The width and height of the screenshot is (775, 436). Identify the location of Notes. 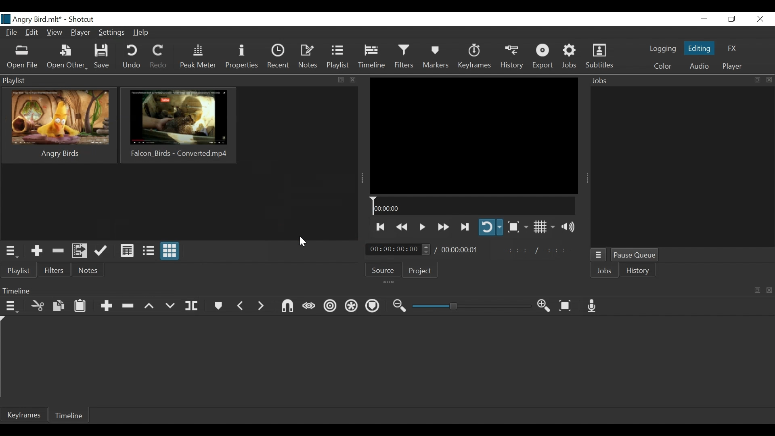
(87, 270).